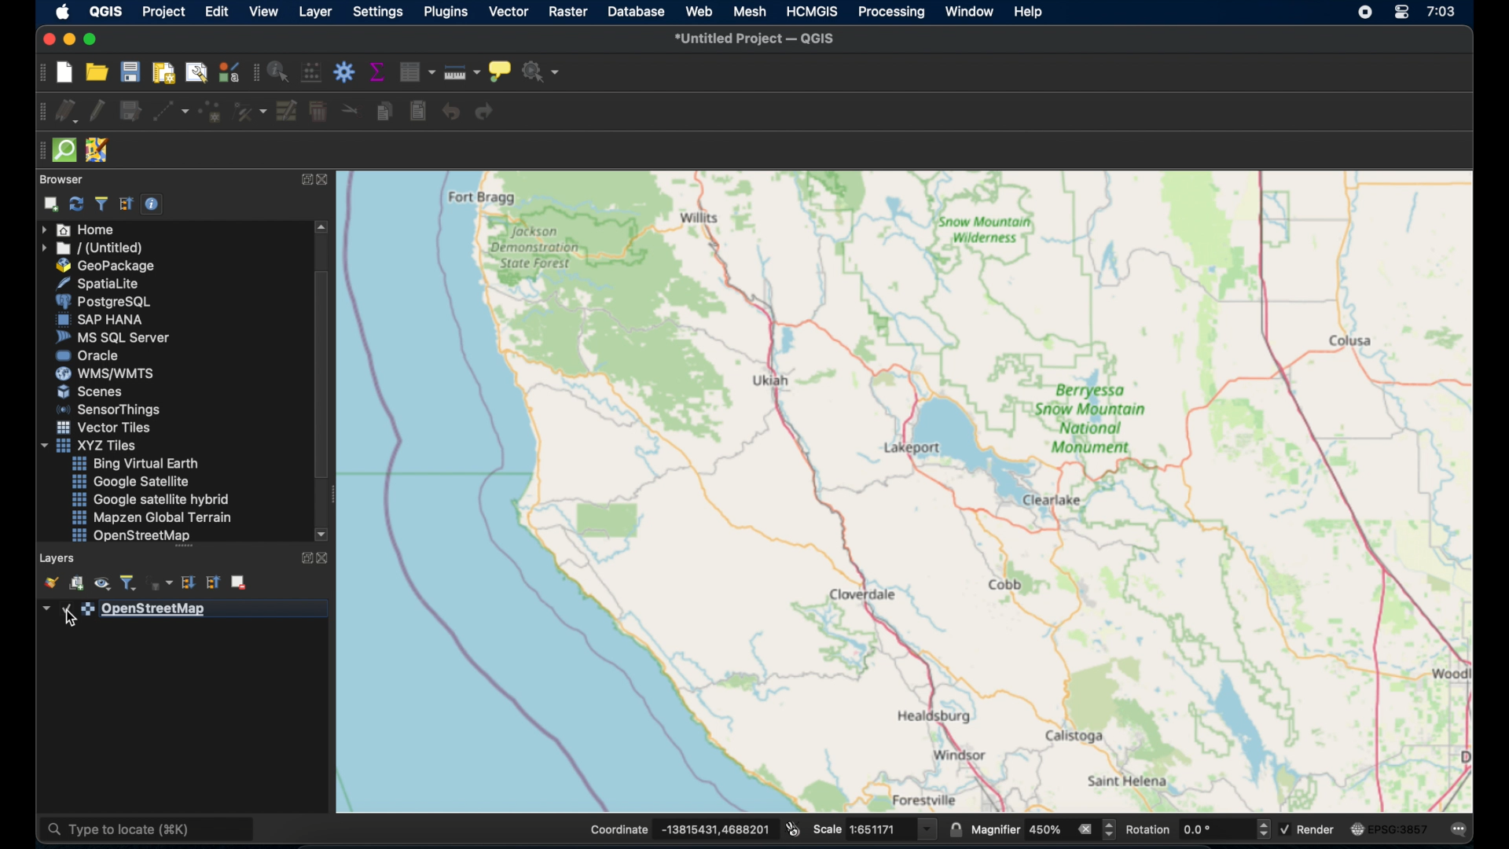 This screenshot has height=849, width=1509. I want to click on minimize, so click(66, 38).